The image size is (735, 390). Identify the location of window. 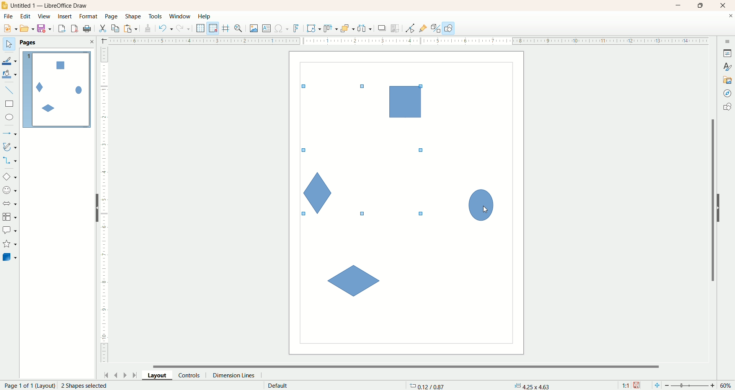
(182, 17).